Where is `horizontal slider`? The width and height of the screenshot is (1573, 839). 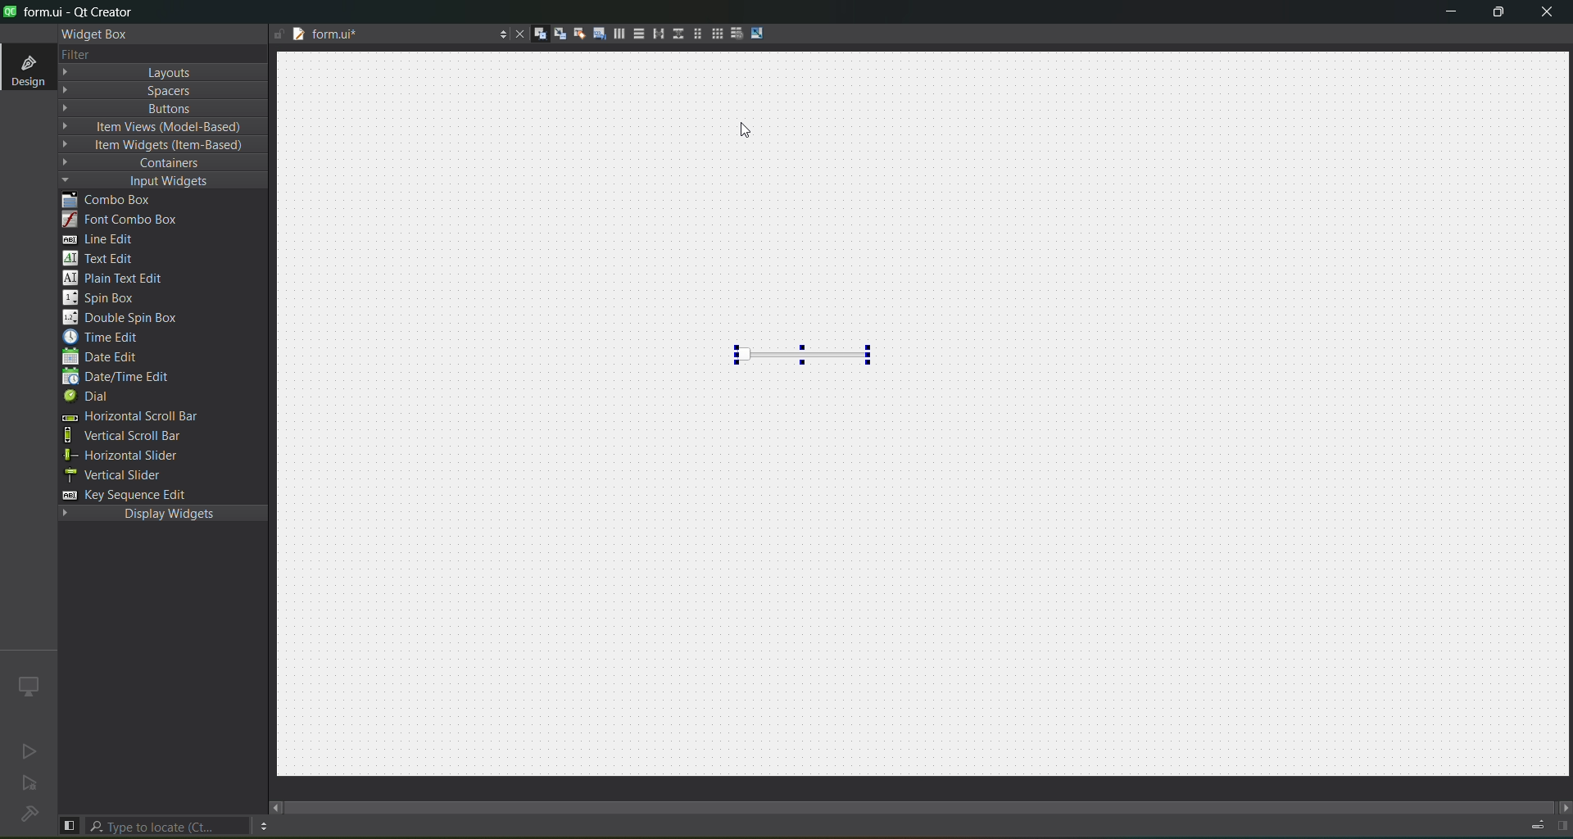 horizontal slider is located at coordinates (807, 354).